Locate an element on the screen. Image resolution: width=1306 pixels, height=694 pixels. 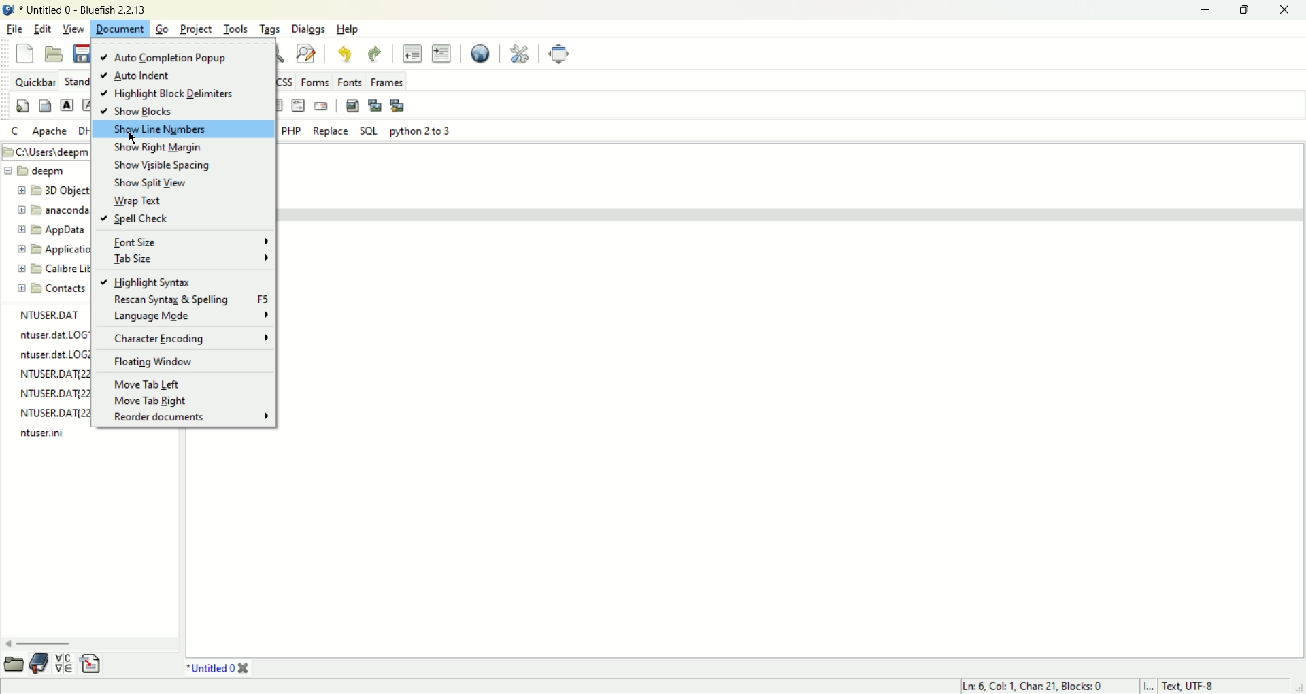
highlight syntax is located at coordinates (148, 281).